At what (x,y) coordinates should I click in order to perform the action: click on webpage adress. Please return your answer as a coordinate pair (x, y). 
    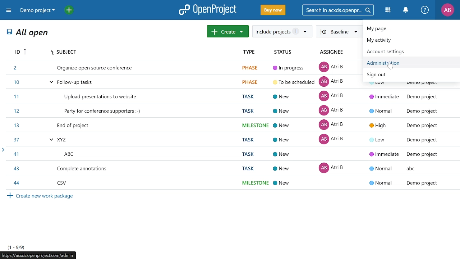
    Looking at the image, I should click on (38, 255).